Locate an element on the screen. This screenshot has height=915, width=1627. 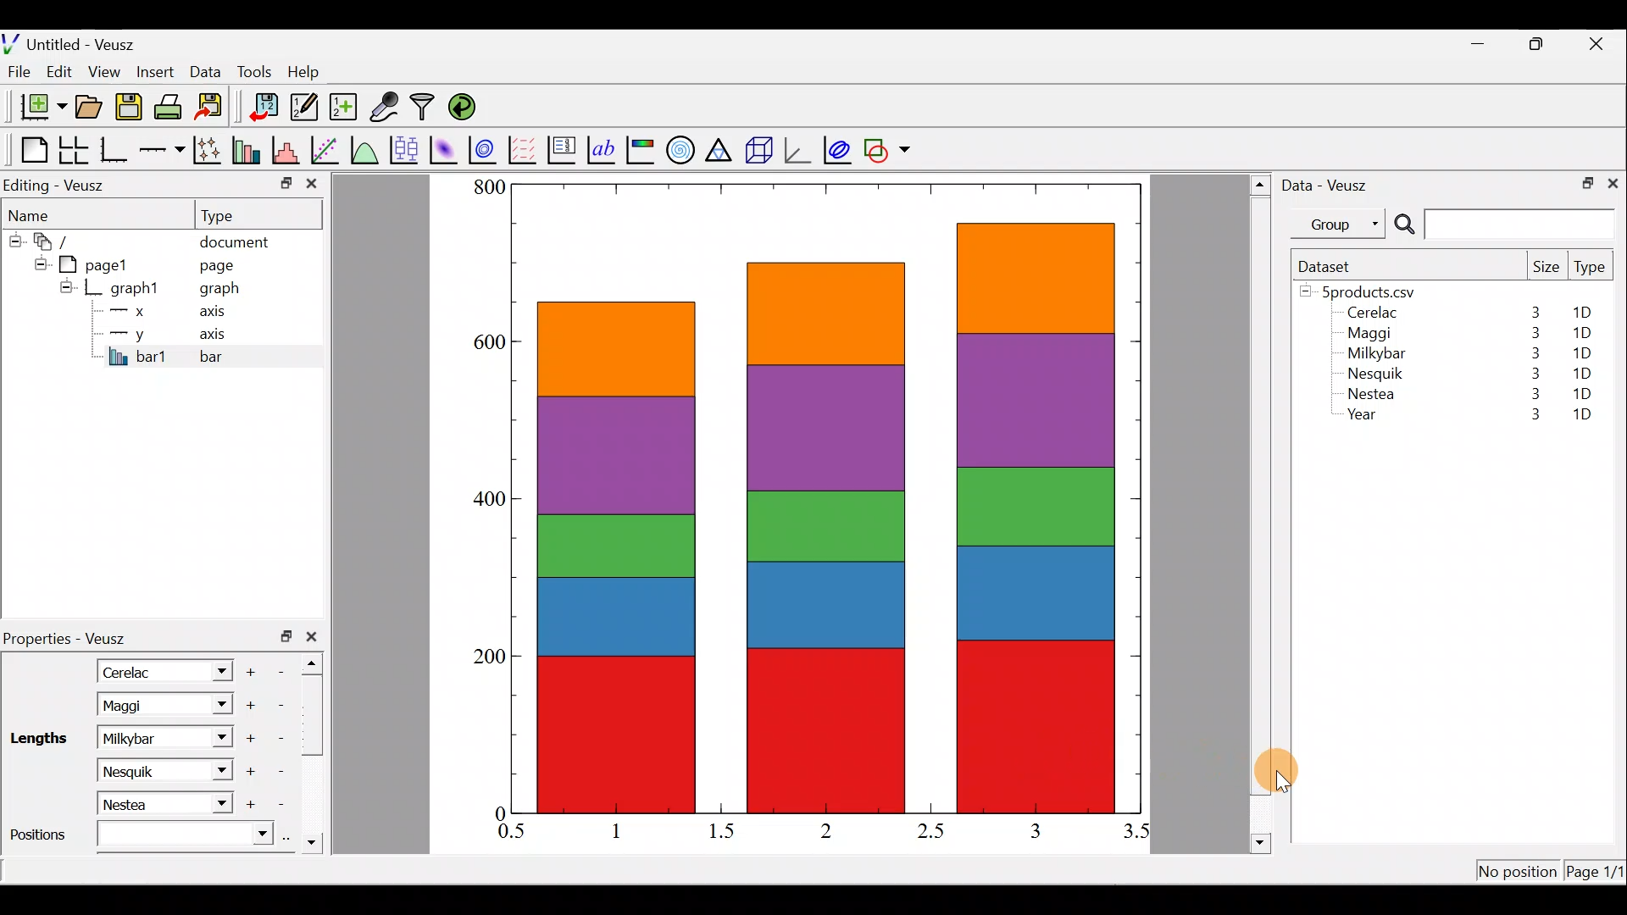
bar1 is located at coordinates (138, 356).